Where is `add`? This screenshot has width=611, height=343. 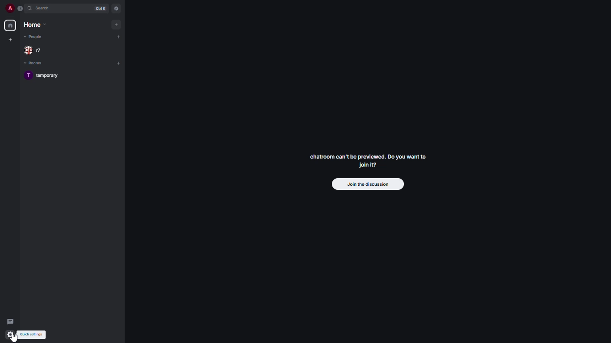 add is located at coordinates (119, 37).